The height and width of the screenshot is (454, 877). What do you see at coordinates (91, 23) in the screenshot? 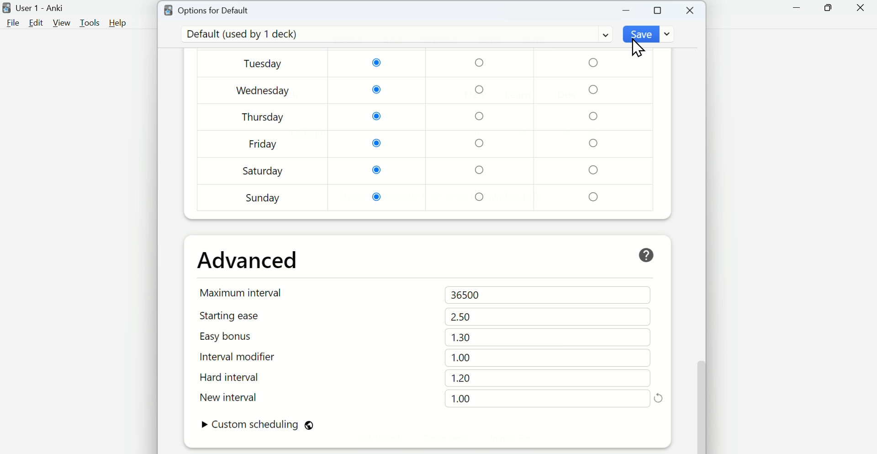
I see `Tools` at bounding box center [91, 23].